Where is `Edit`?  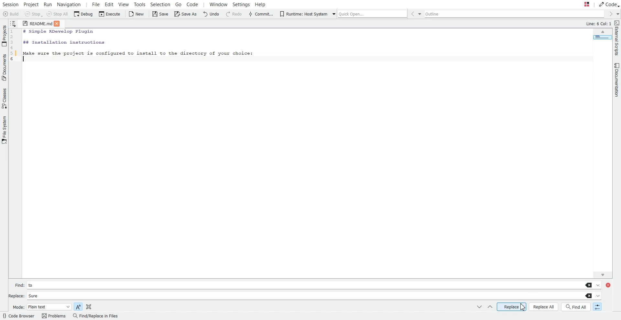 Edit is located at coordinates (109, 4).